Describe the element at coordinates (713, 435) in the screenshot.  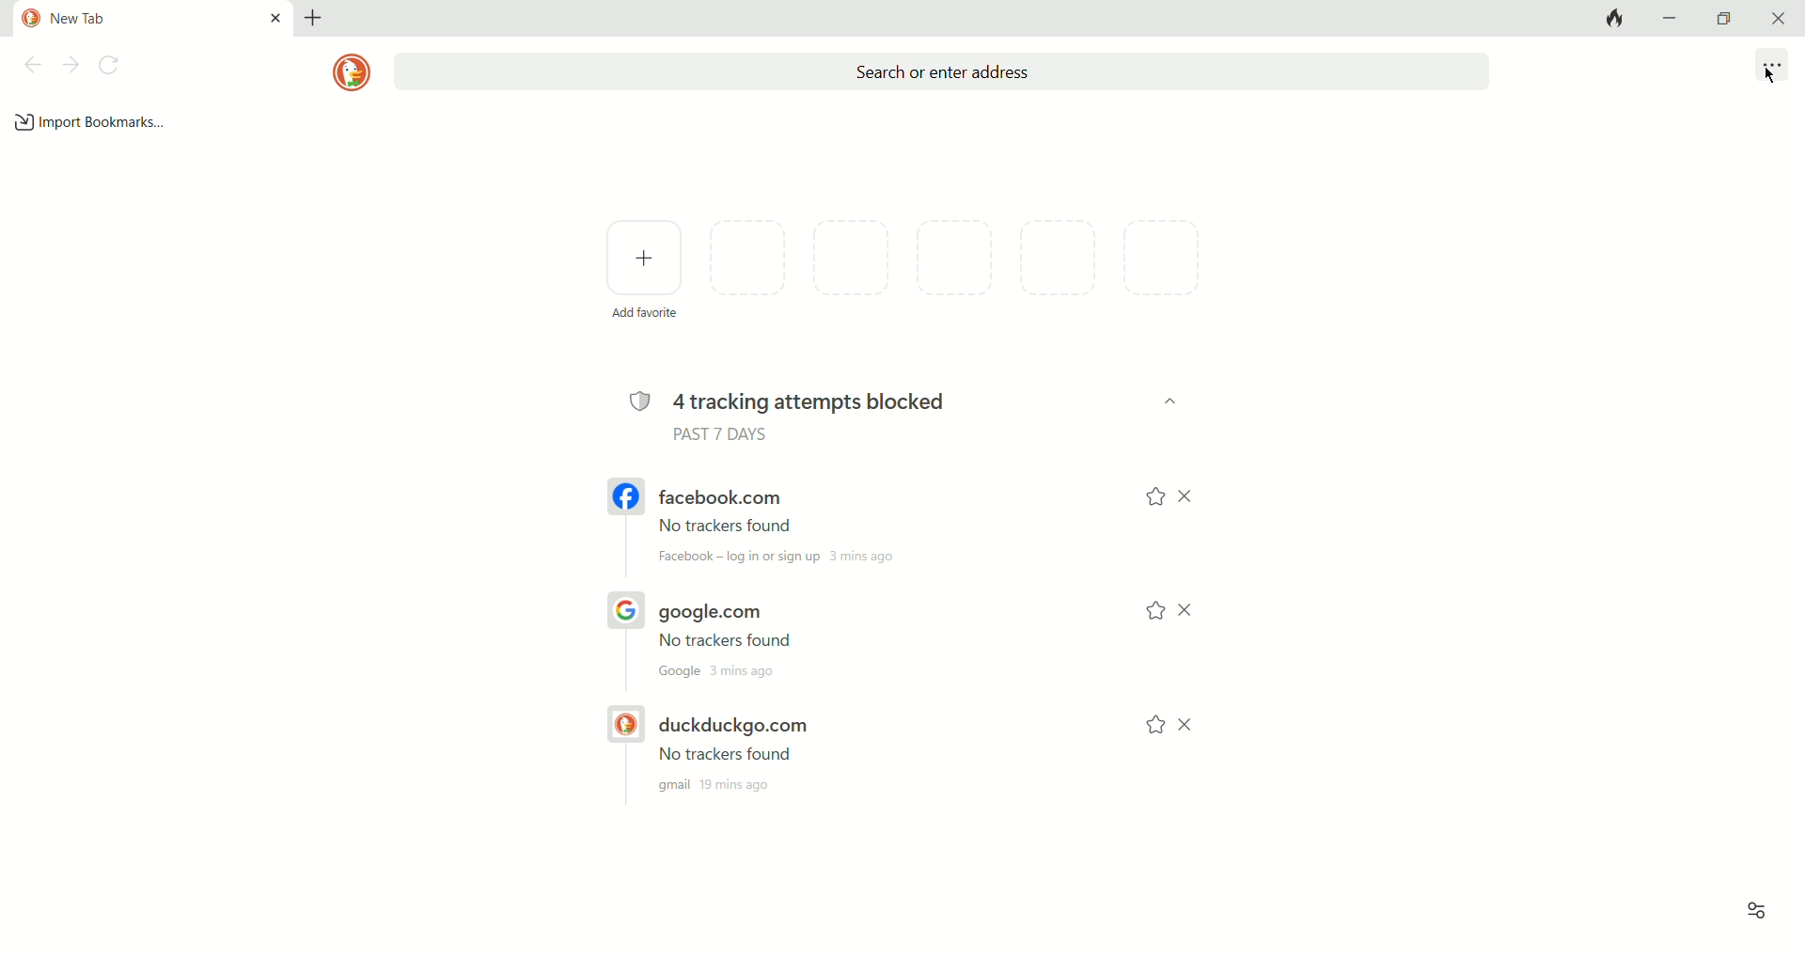
I see `PAST 7 DAYS` at that location.